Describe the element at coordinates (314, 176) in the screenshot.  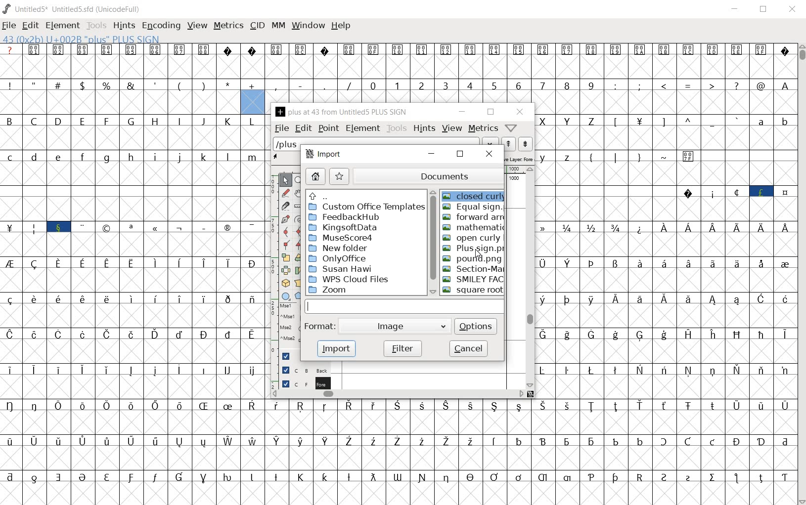
I see `home` at that location.